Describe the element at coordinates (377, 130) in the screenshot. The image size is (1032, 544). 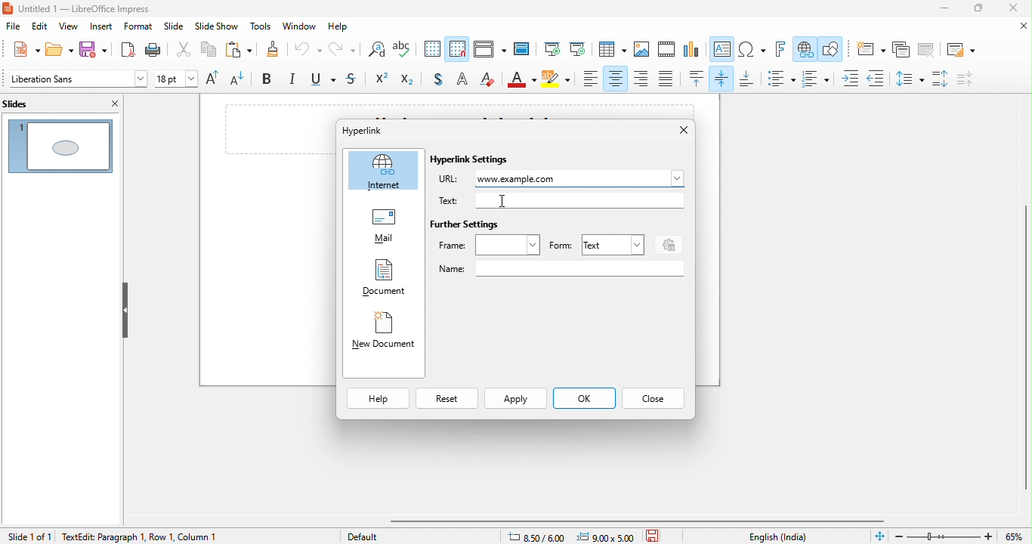
I see `hyperlink` at that location.